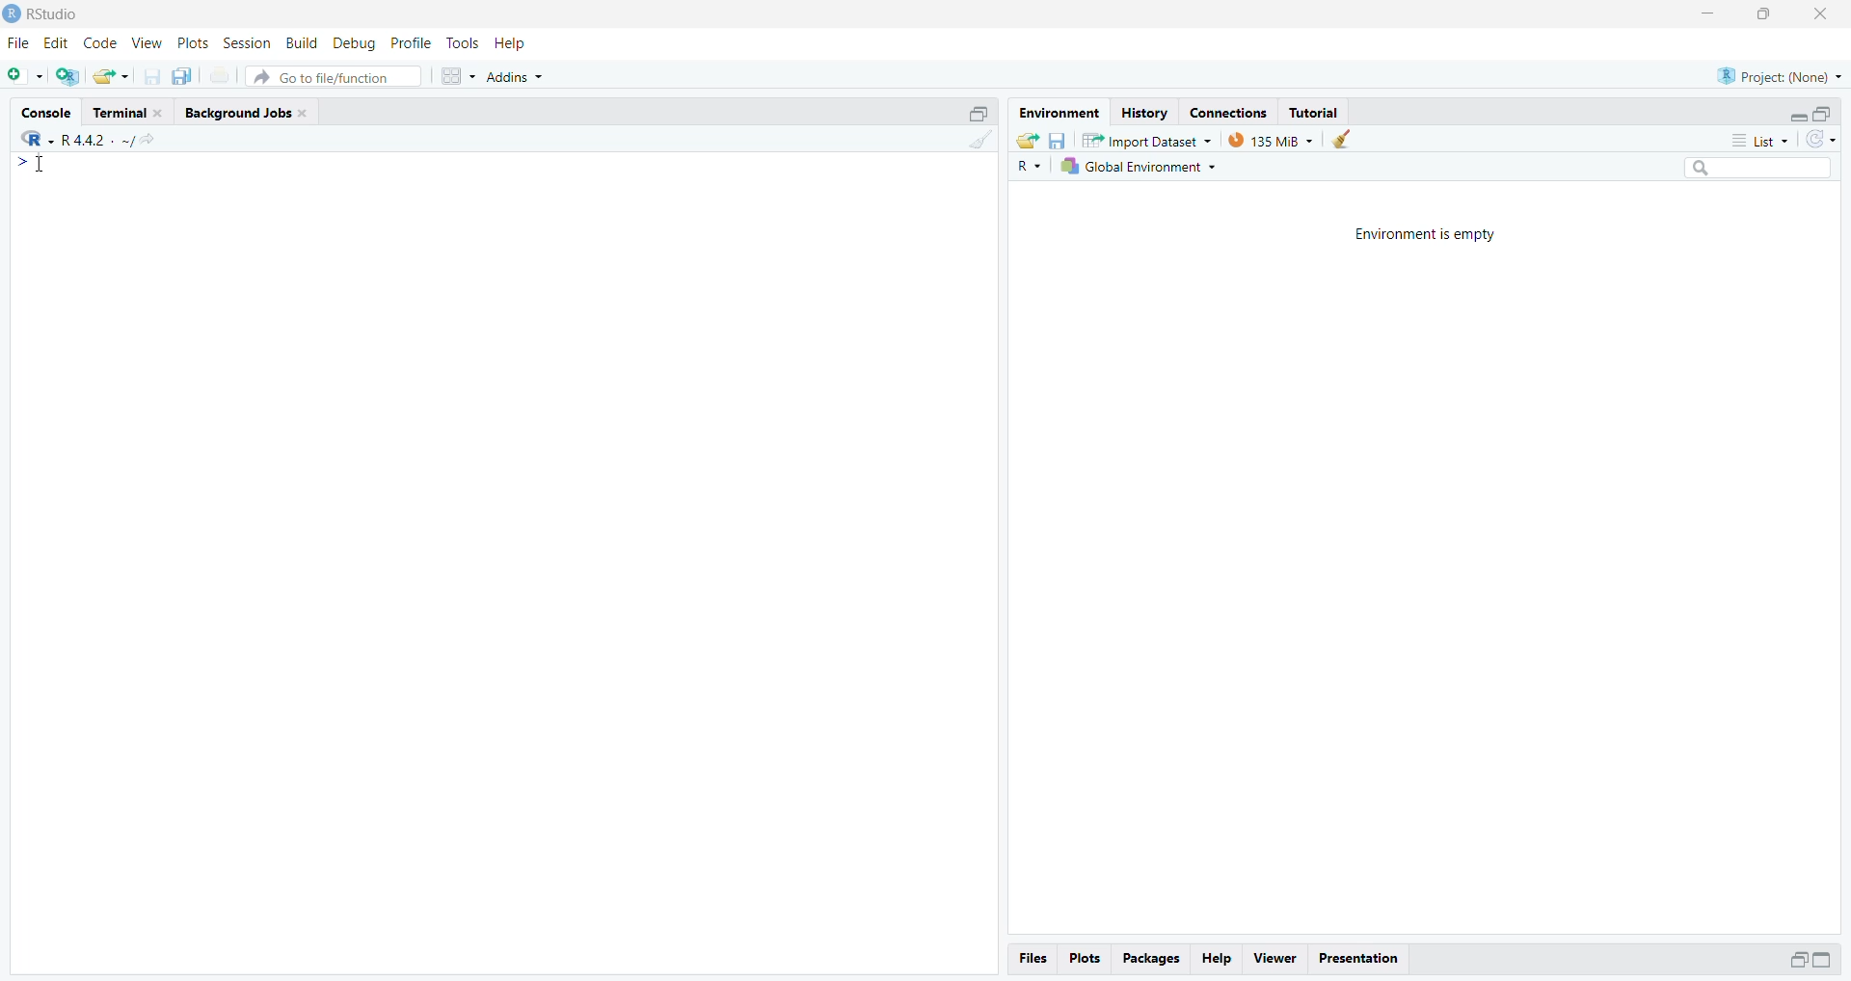 This screenshot has width=1851, height=981. Describe the element at coordinates (1031, 167) in the screenshot. I see `R` at that location.